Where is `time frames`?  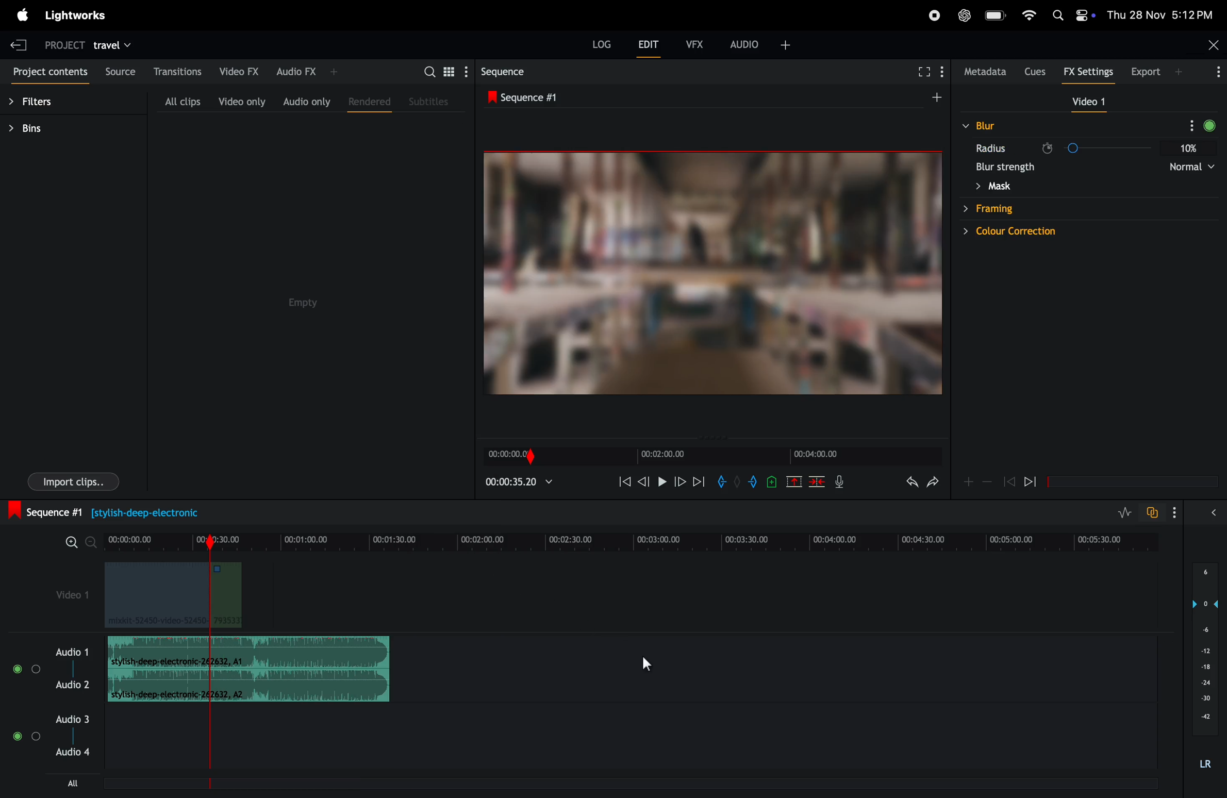 time frames is located at coordinates (632, 540).